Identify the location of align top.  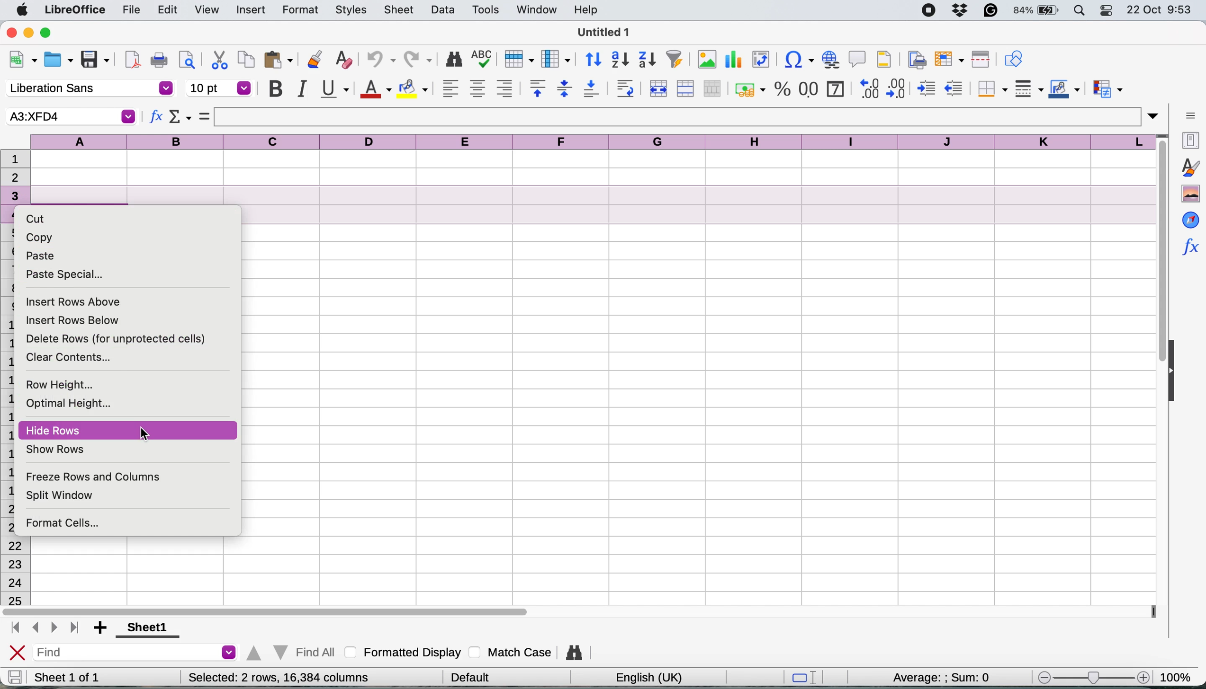
(538, 88).